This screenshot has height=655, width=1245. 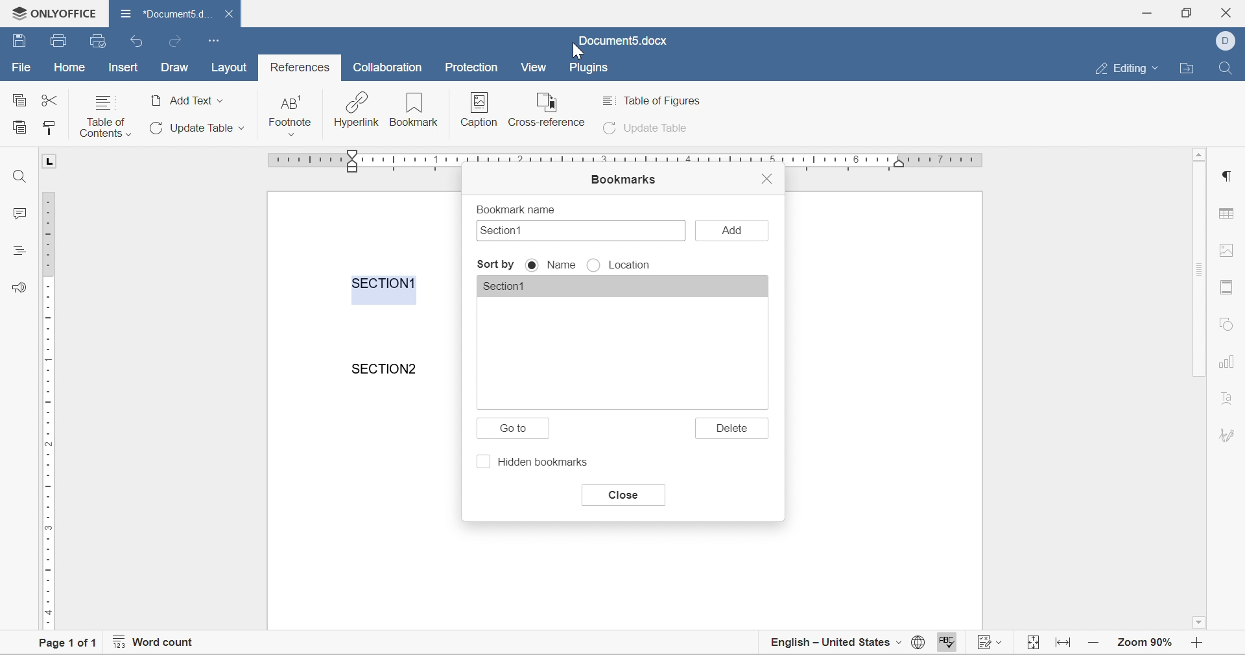 I want to click on add, so click(x=732, y=230).